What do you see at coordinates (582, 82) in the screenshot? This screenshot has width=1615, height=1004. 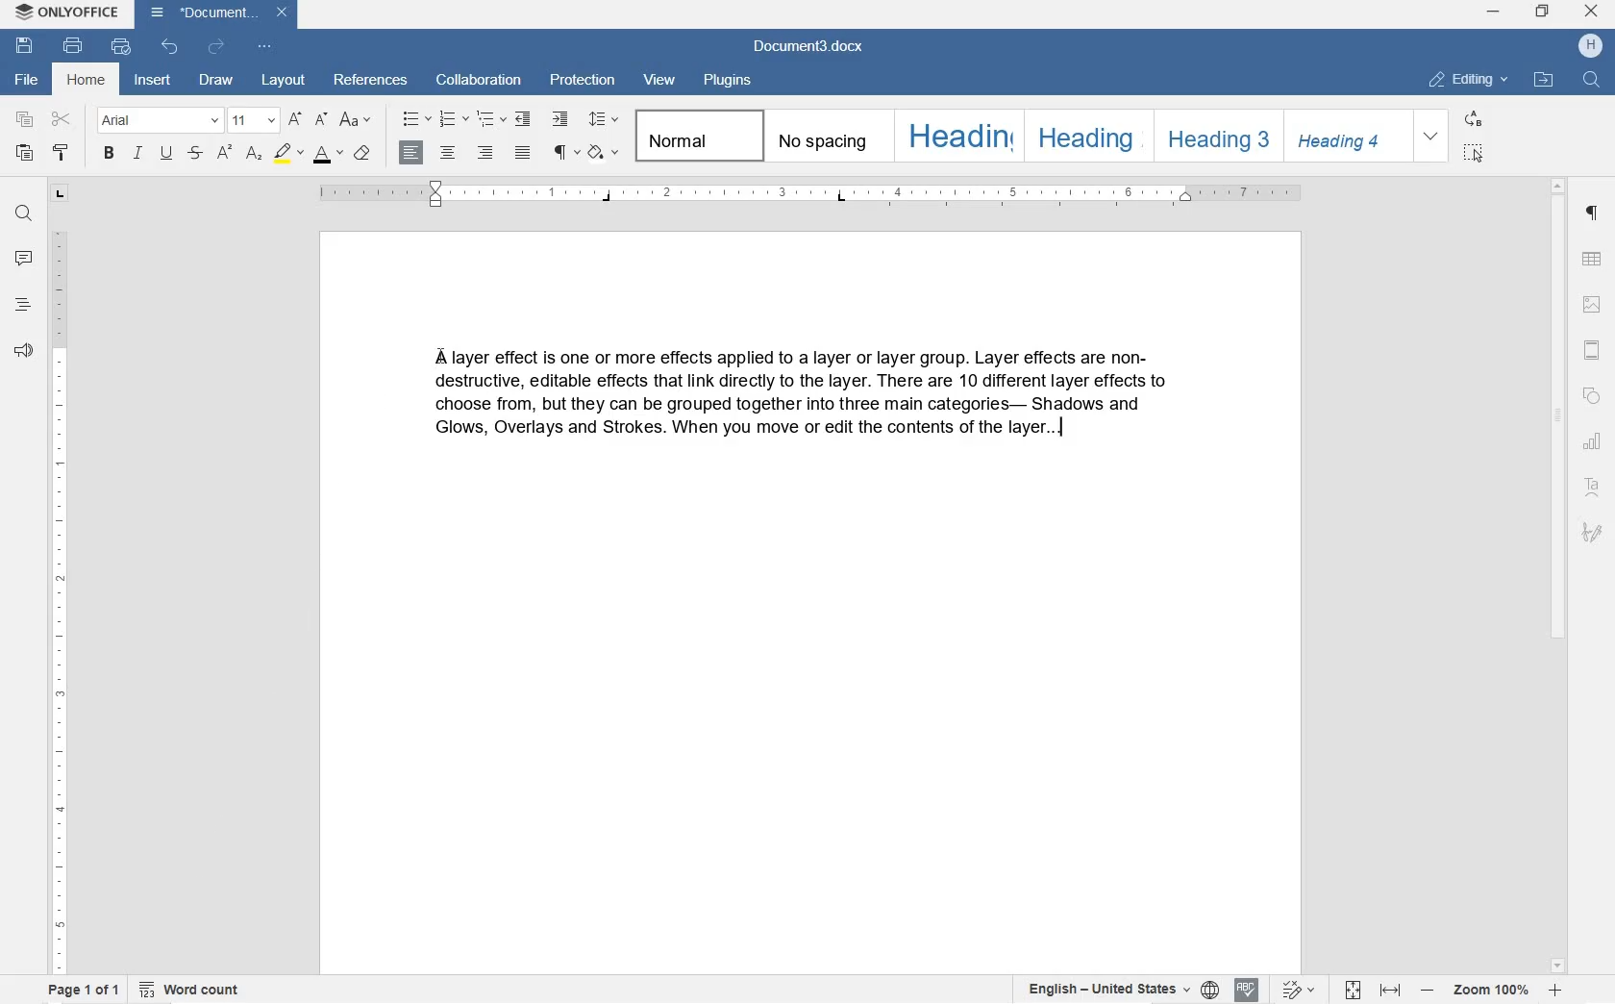 I see `PROTECTION` at bounding box center [582, 82].